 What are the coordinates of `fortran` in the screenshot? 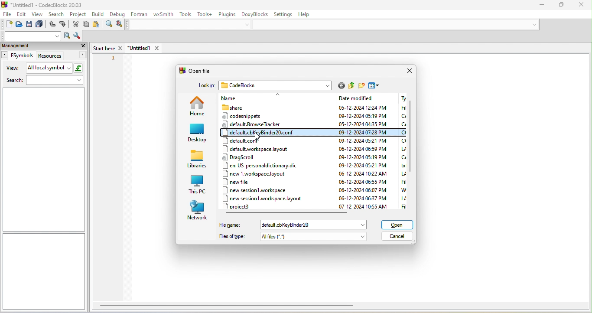 It's located at (140, 15).